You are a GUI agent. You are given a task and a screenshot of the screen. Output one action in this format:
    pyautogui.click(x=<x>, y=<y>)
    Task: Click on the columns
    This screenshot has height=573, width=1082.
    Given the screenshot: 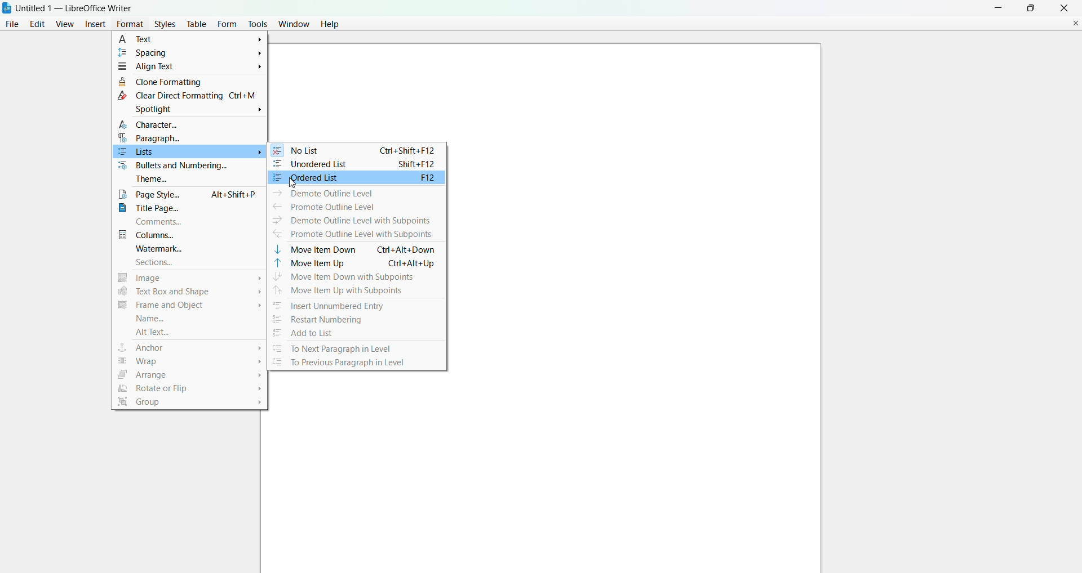 What is the action you would take?
    pyautogui.click(x=147, y=236)
    